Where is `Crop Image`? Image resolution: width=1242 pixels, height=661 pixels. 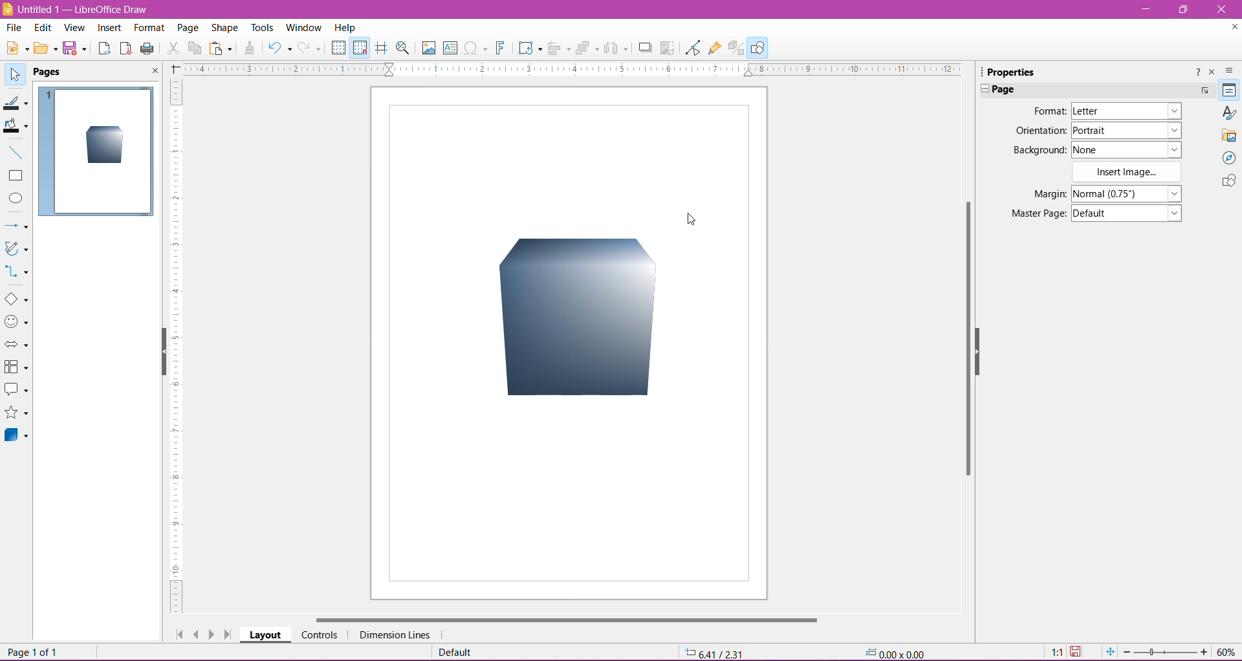
Crop Image is located at coordinates (668, 48).